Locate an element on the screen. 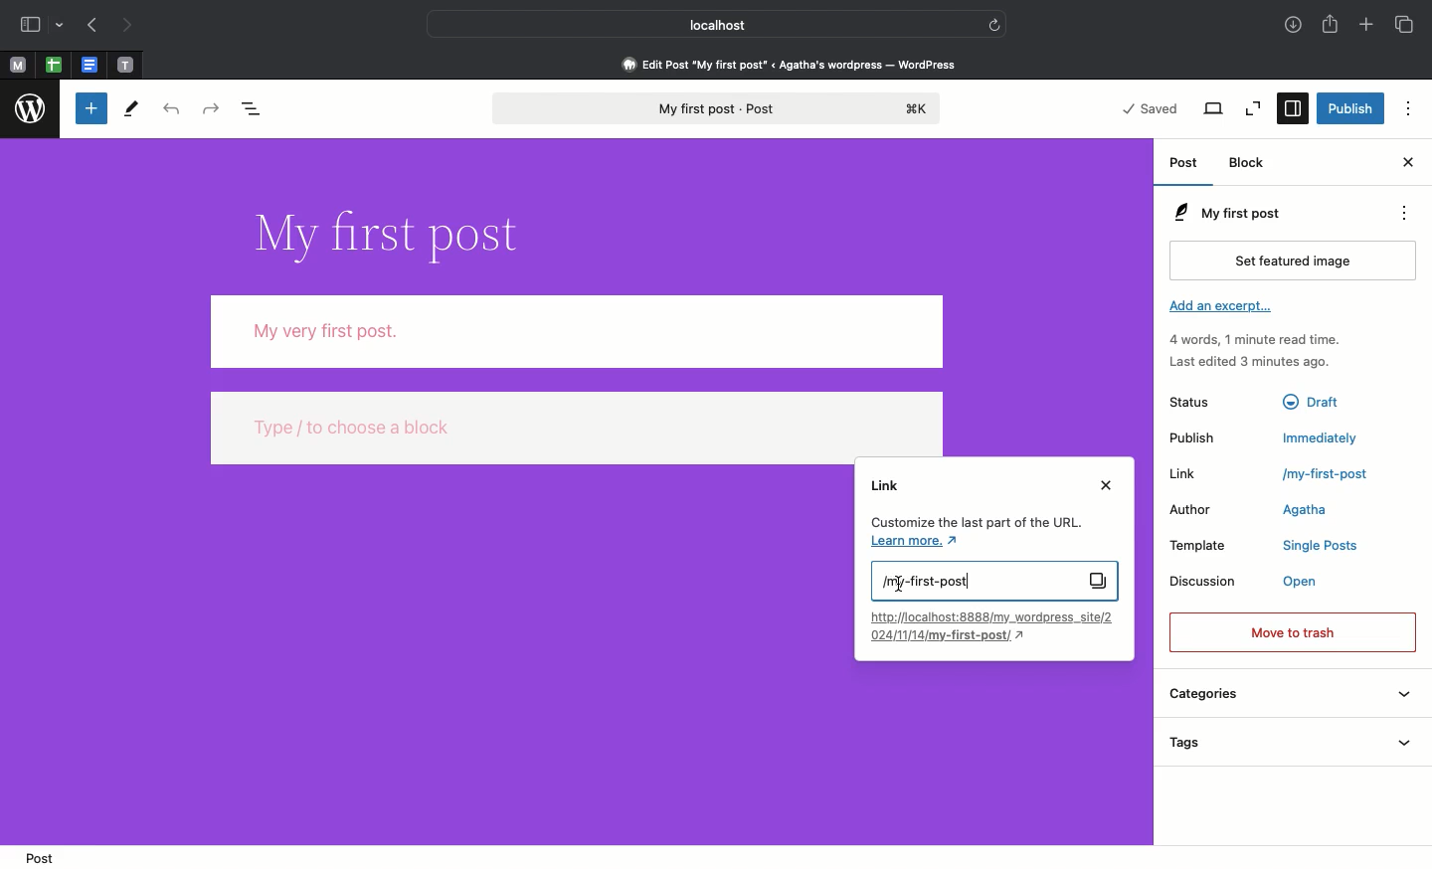  Pinned tabs is located at coordinates (19, 65).